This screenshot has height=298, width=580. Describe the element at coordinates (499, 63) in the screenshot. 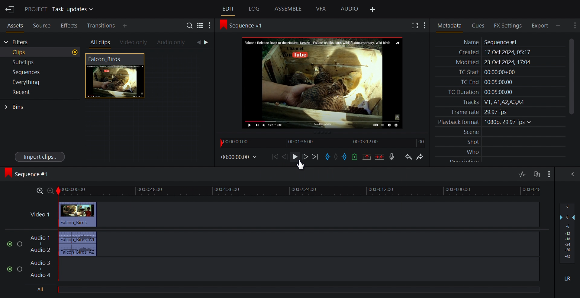

I see `Modified` at that location.